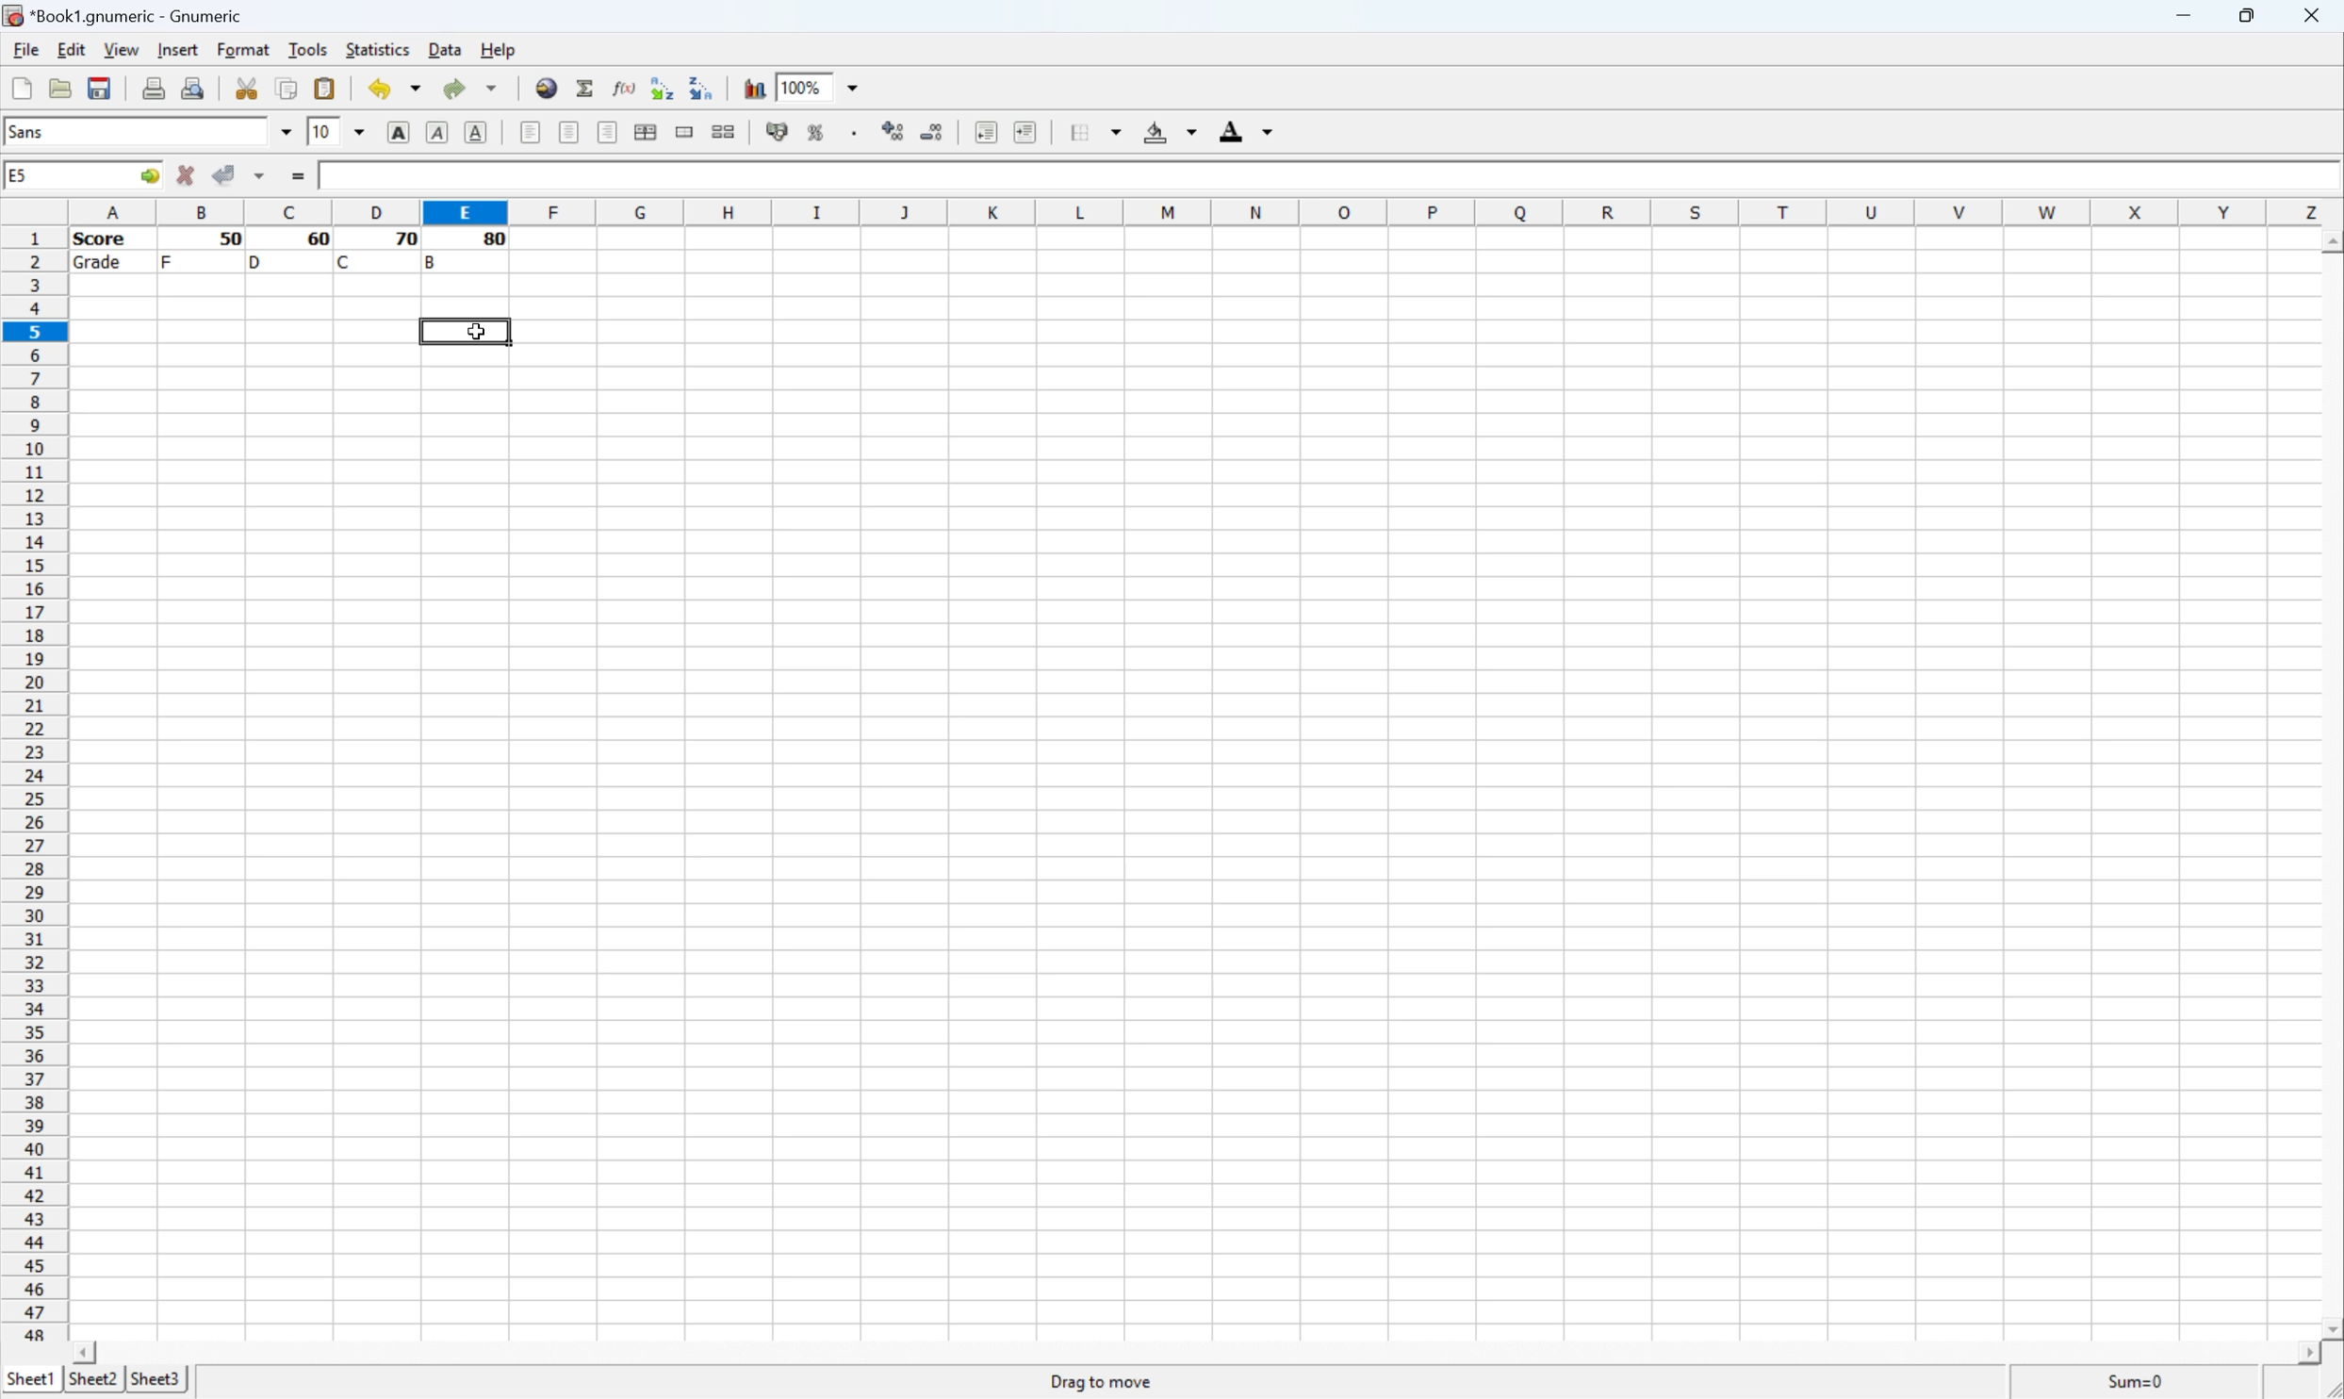 Image resolution: width=2344 pixels, height=1399 pixels. Describe the element at coordinates (71, 50) in the screenshot. I see `edit` at that location.